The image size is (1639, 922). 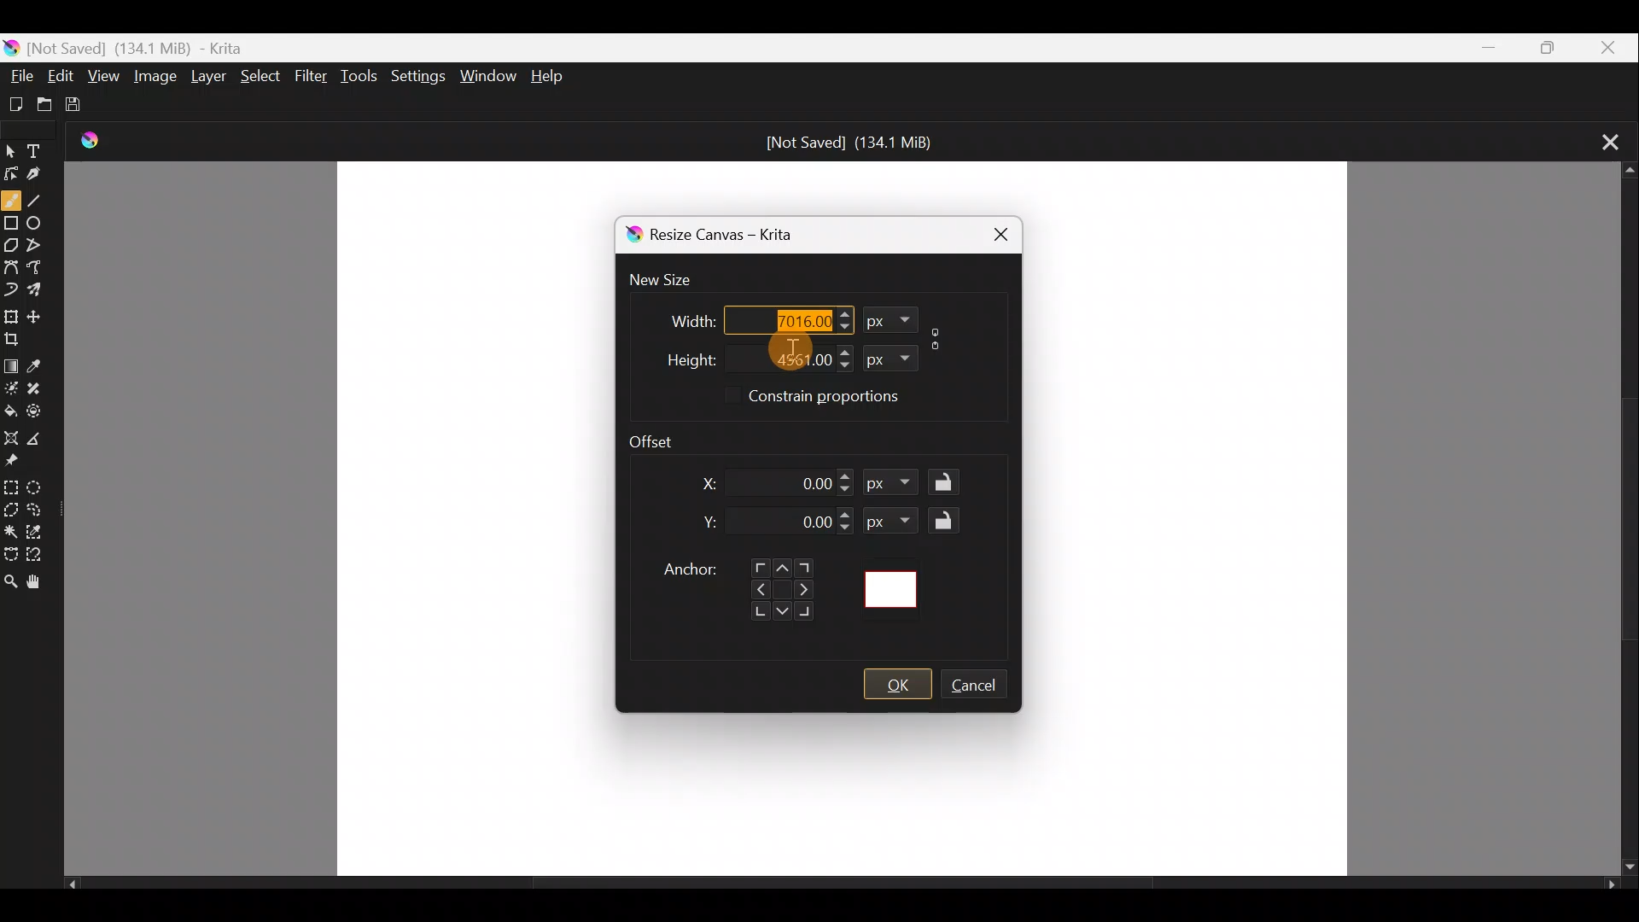 I want to click on Height, so click(x=677, y=356).